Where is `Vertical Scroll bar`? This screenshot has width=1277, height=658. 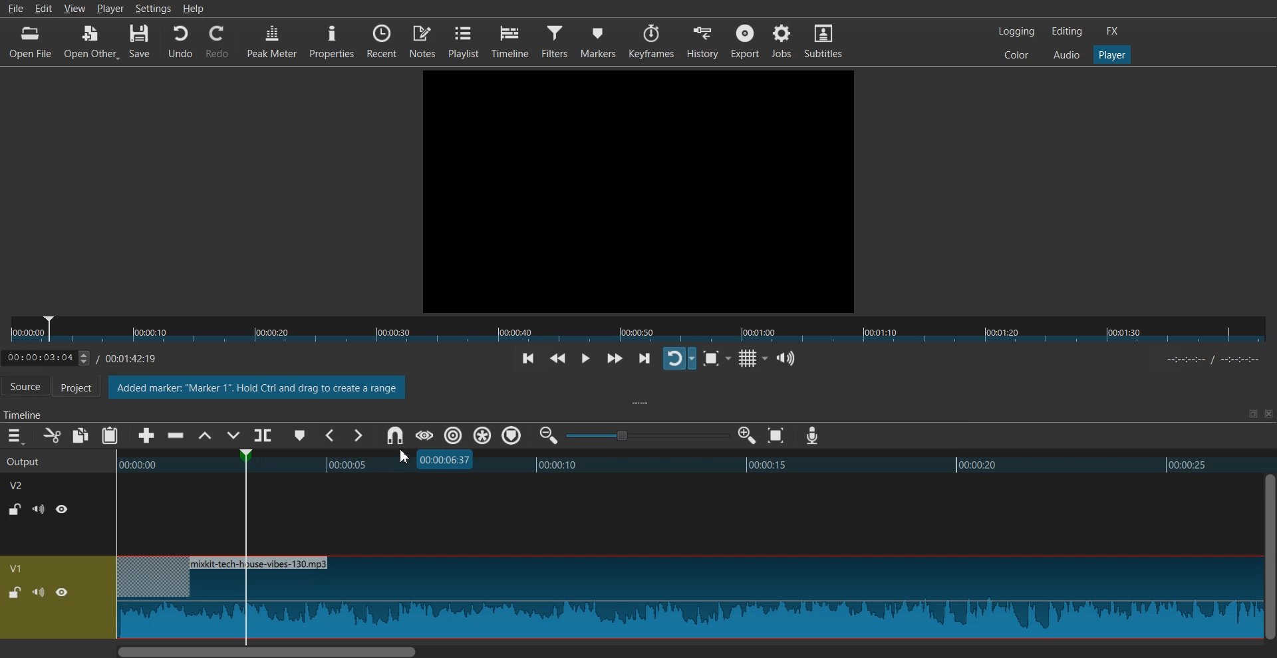 Vertical Scroll bar is located at coordinates (1269, 556).